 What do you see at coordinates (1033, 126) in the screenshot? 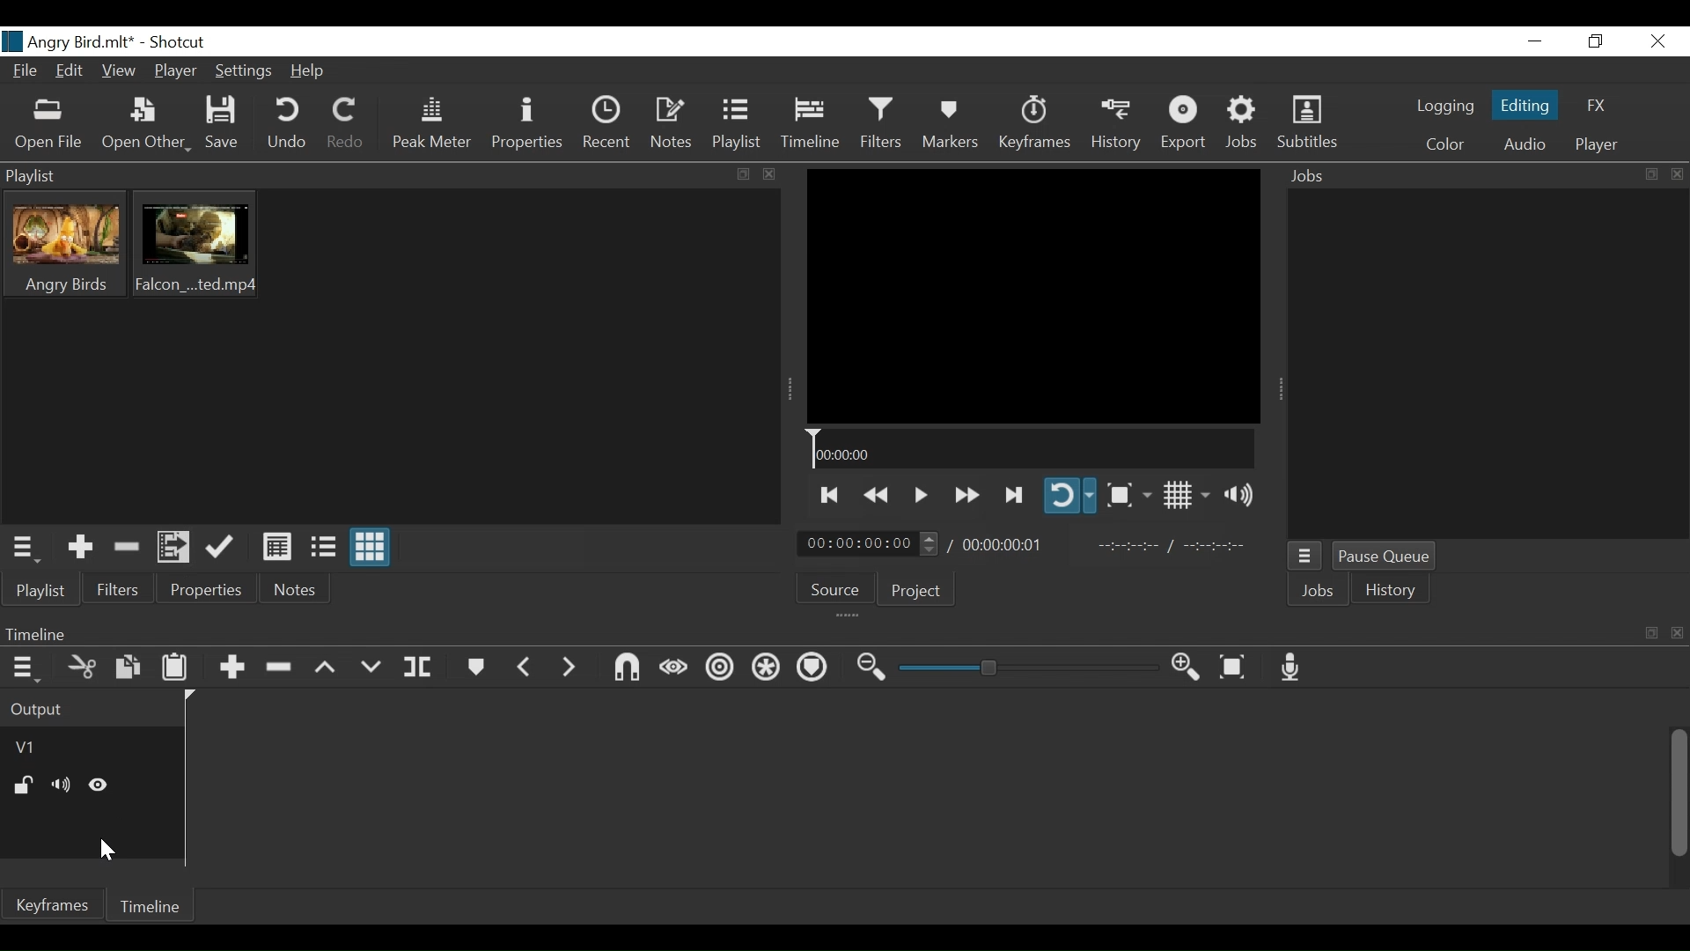
I see `Keyframe` at bounding box center [1033, 126].